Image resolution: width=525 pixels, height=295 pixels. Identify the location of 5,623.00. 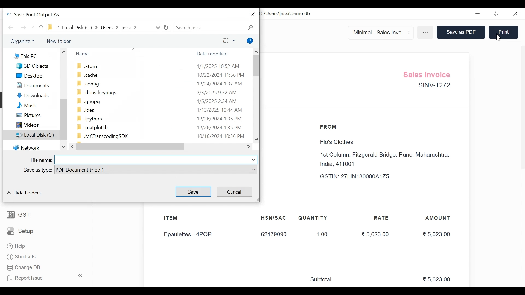
(437, 280).